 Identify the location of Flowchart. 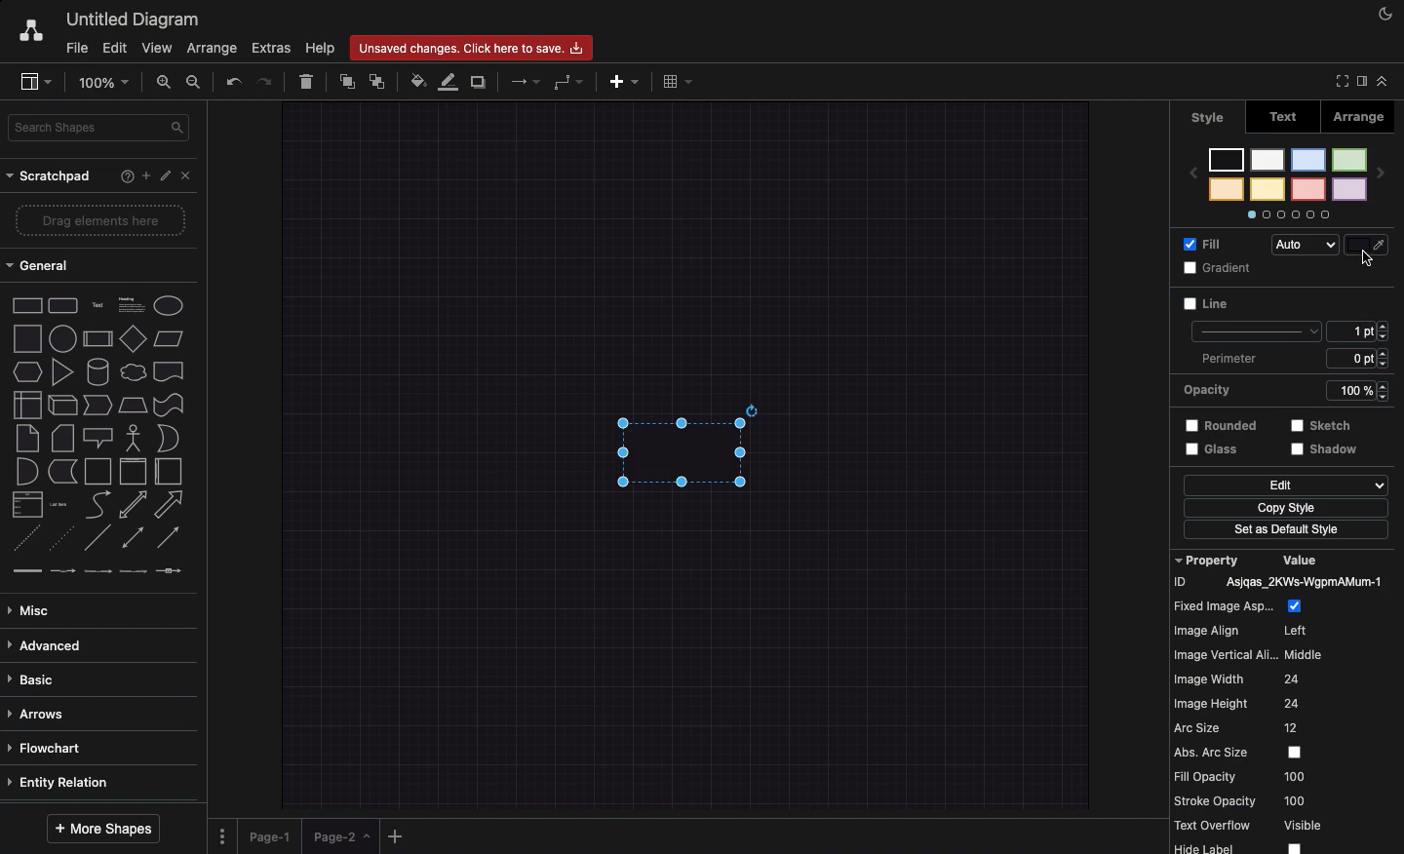
(48, 747).